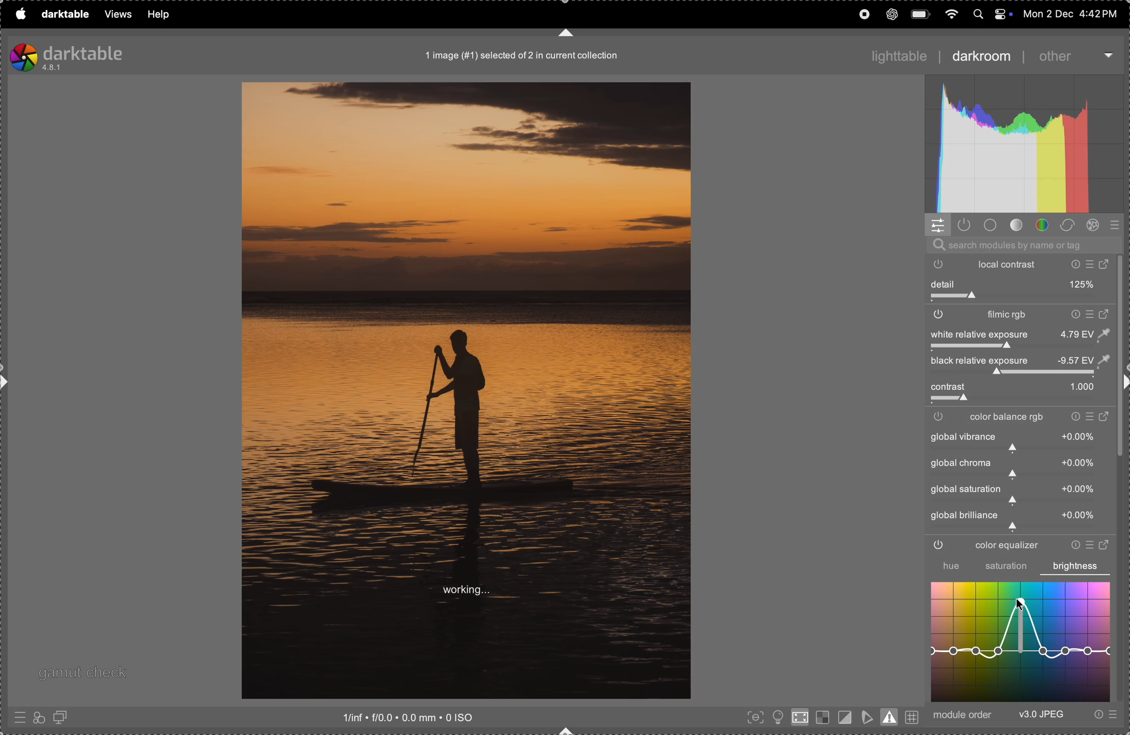 This screenshot has height=735, width=1130. Describe the element at coordinates (1076, 566) in the screenshot. I see `brightness` at that location.